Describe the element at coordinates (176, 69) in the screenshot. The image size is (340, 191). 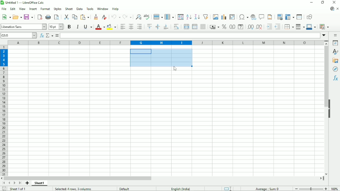
I see `cursor` at that location.